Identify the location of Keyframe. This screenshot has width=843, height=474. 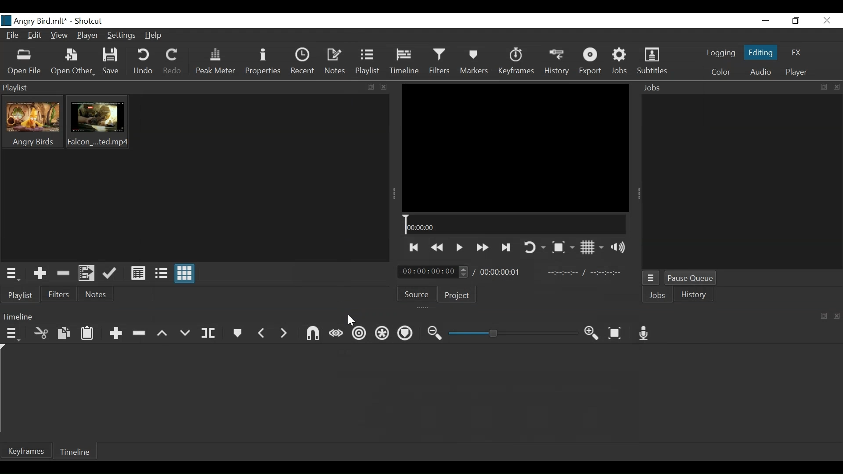
(25, 451).